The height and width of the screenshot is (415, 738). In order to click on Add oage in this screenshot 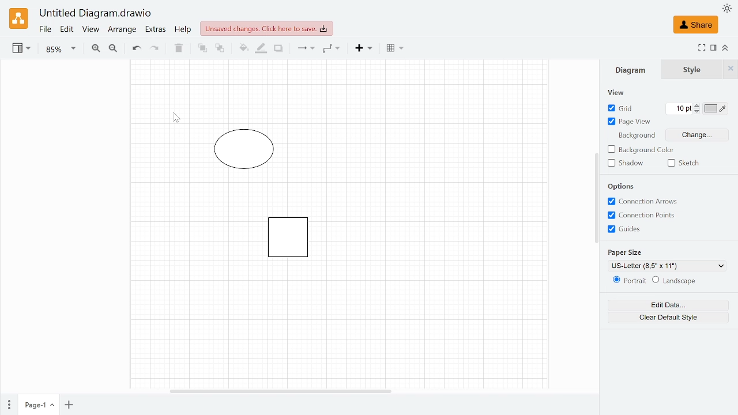, I will do `click(69, 406)`.